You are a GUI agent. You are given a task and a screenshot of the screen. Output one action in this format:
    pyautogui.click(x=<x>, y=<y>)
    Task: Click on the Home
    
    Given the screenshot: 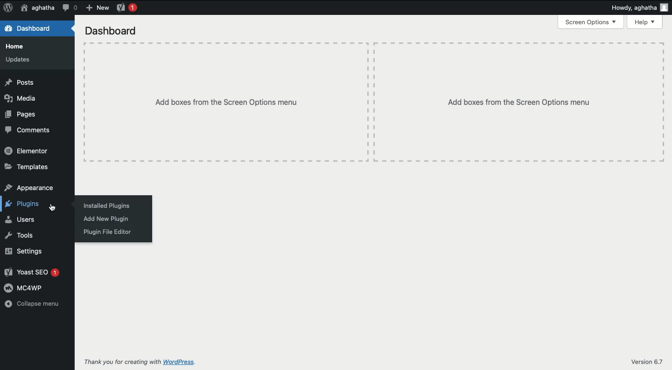 What is the action you would take?
    pyautogui.click(x=17, y=46)
    